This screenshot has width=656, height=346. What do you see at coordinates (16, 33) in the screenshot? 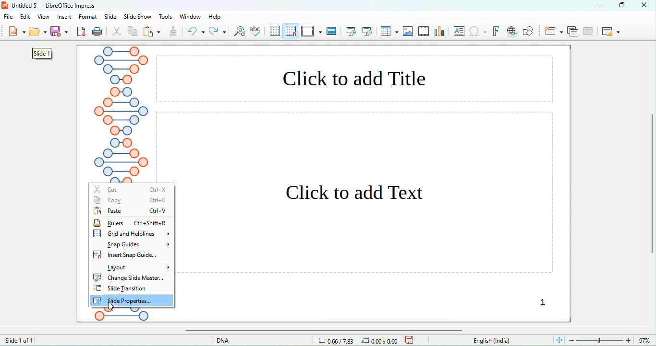
I see `new` at bounding box center [16, 33].